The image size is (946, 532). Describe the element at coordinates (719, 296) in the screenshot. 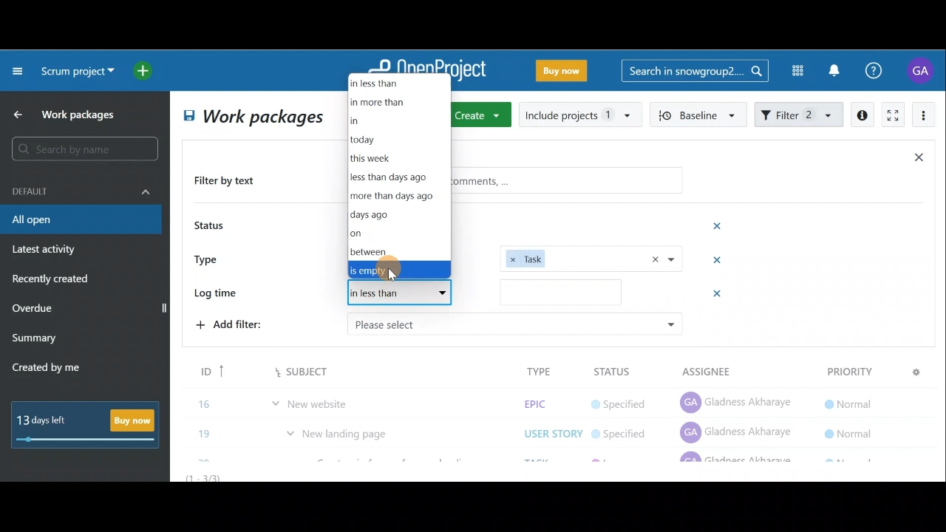

I see `remove` at that location.